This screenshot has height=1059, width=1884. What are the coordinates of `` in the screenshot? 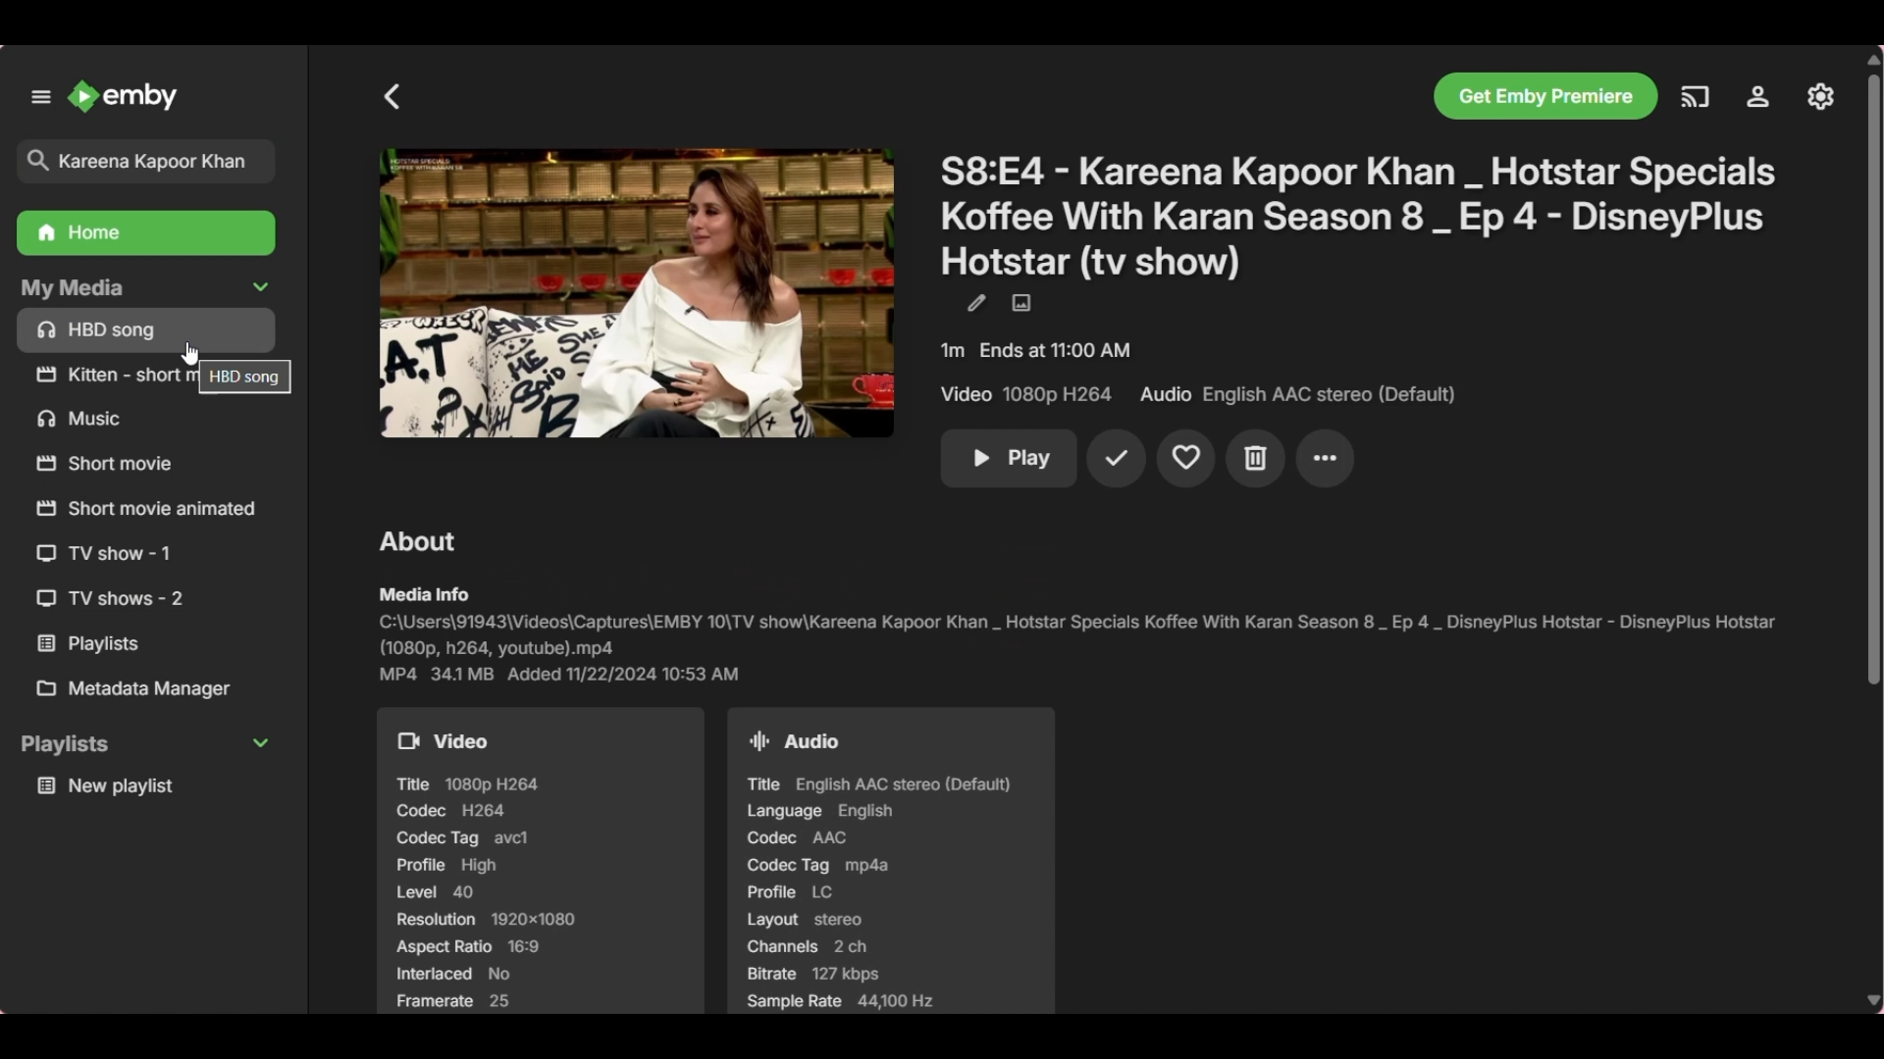 It's located at (110, 376).